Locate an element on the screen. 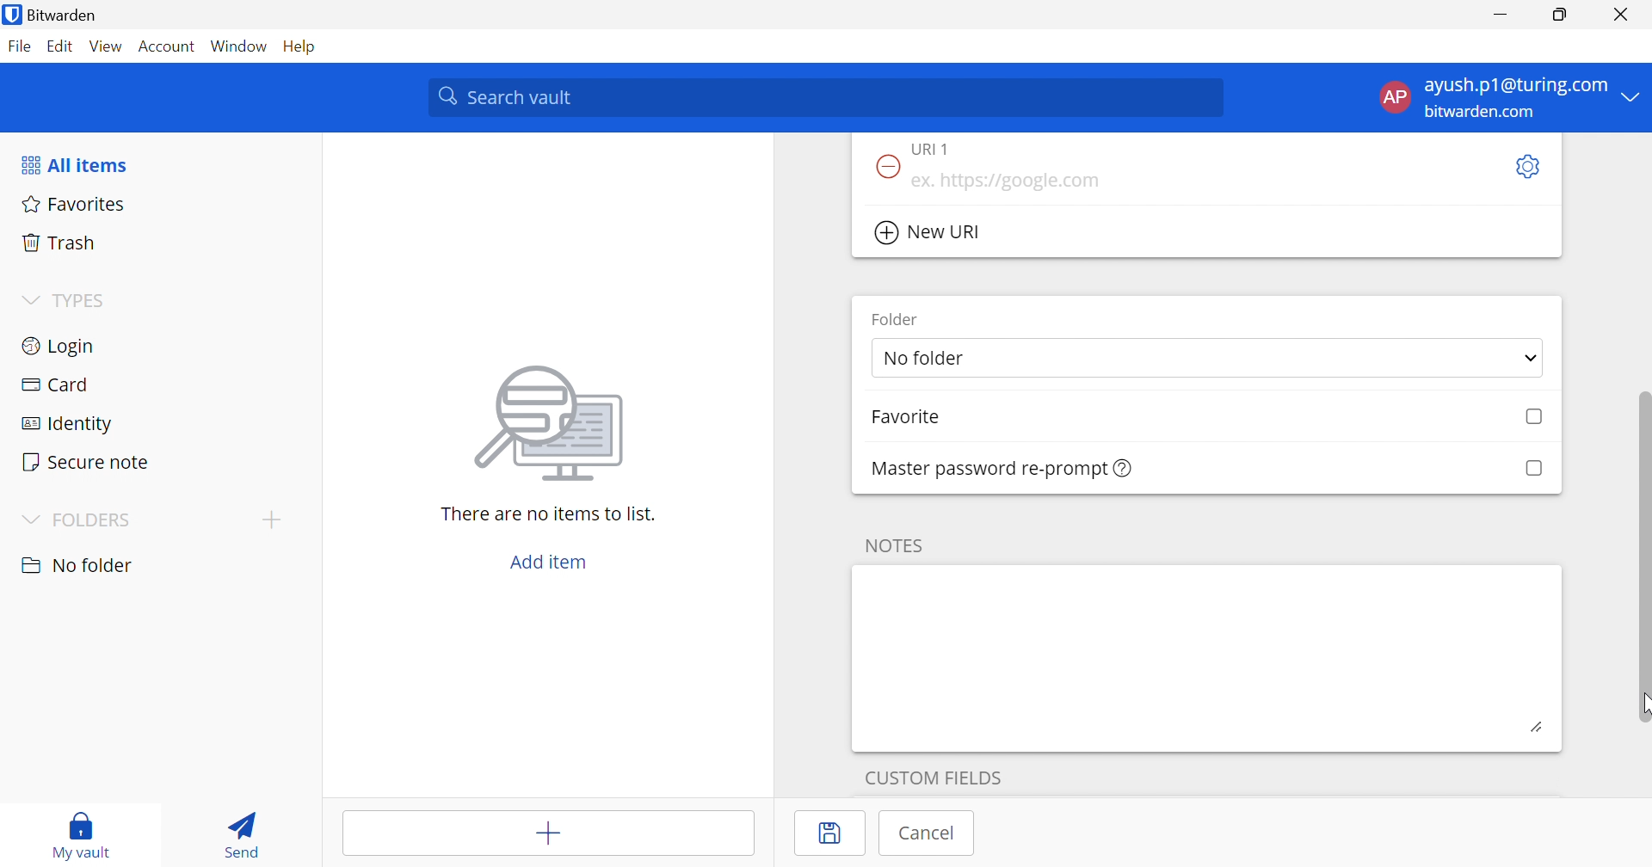 The height and width of the screenshot is (867, 1652). ex. https://google.com is located at coordinates (1005, 181).